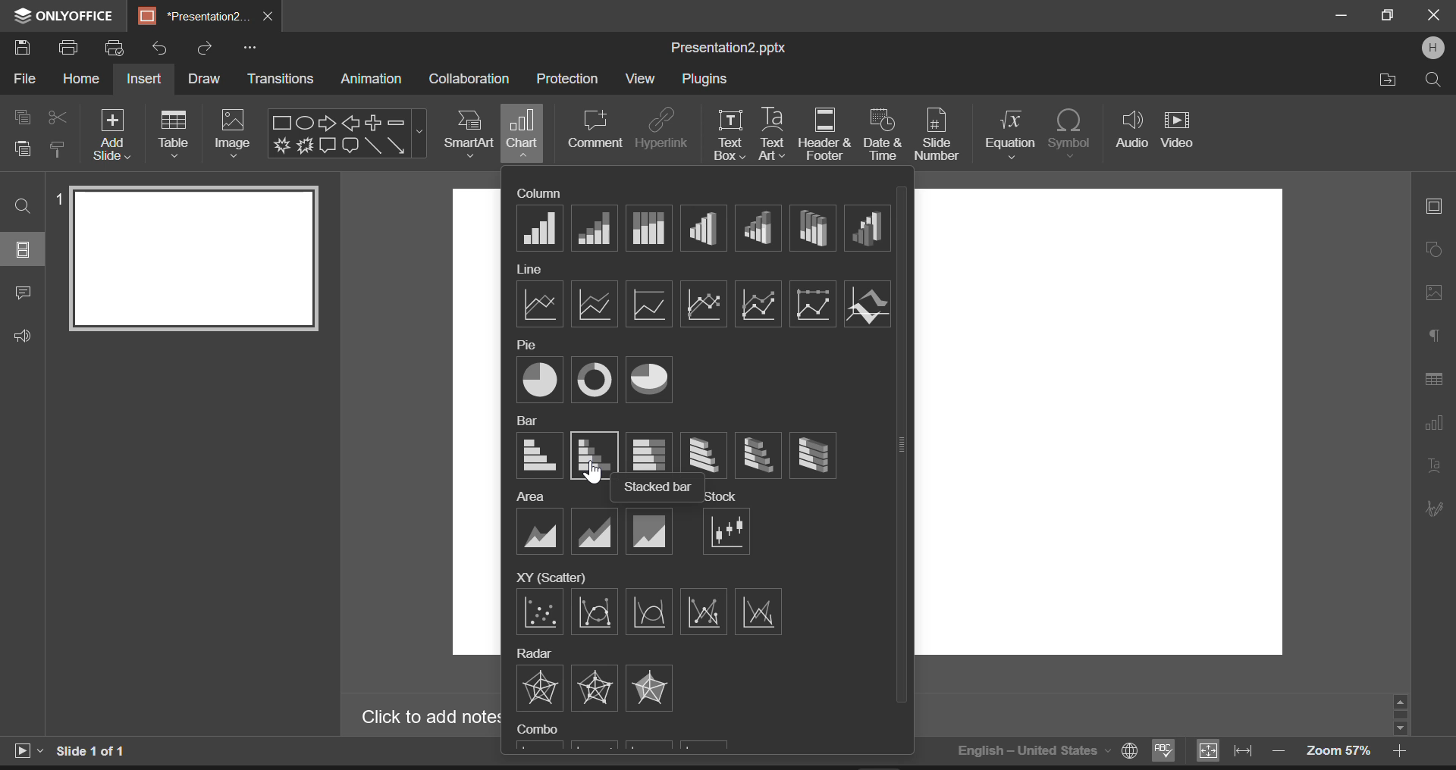 This screenshot has width=1456, height=770. Describe the element at coordinates (80, 80) in the screenshot. I see `Home Menu` at that location.